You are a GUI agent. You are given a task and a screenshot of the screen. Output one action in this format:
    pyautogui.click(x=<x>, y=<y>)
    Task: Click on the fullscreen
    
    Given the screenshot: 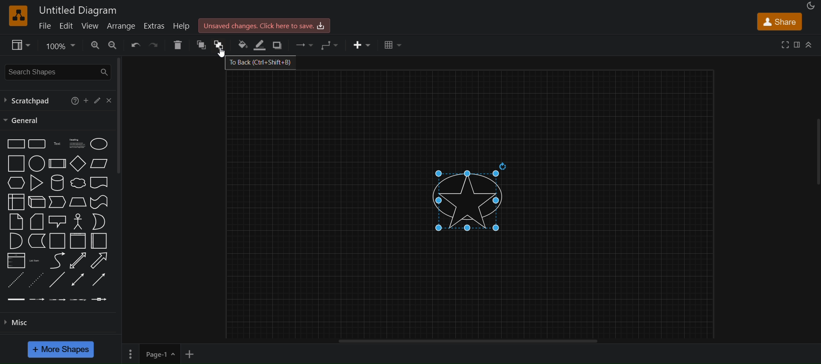 What is the action you would take?
    pyautogui.click(x=786, y=45)
    